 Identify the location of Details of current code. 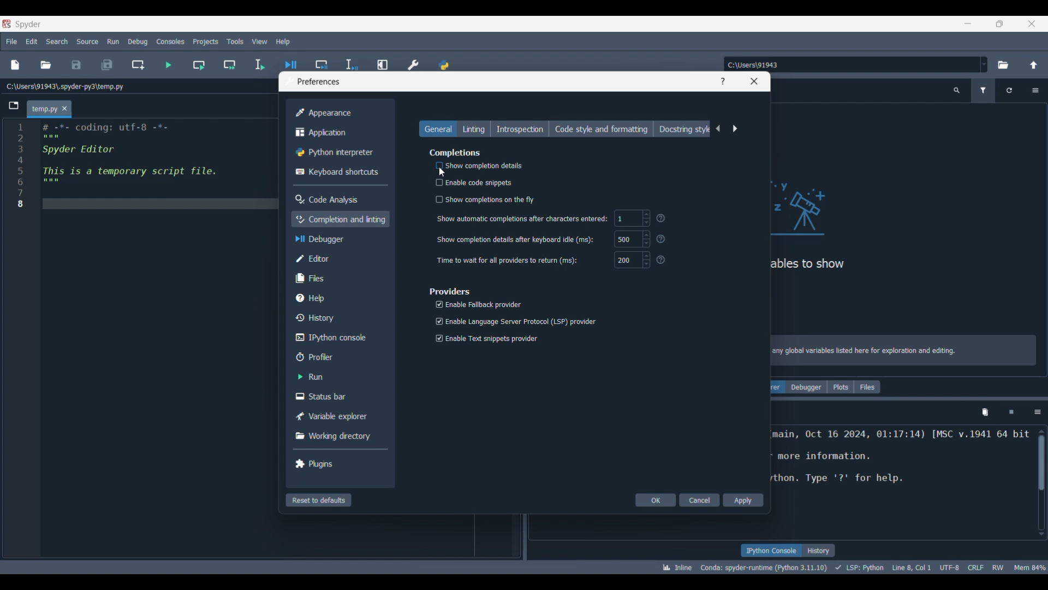
(853, 567).